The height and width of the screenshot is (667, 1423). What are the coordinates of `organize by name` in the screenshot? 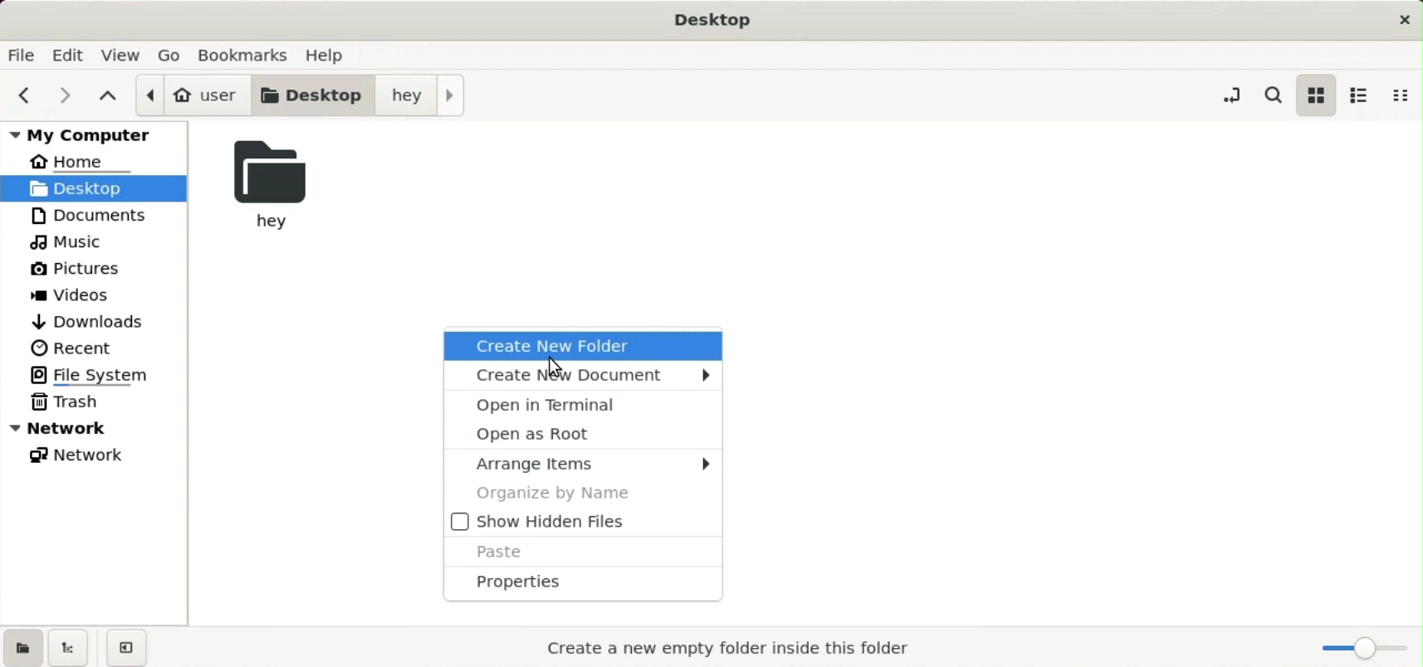 It's located at (581, 494).